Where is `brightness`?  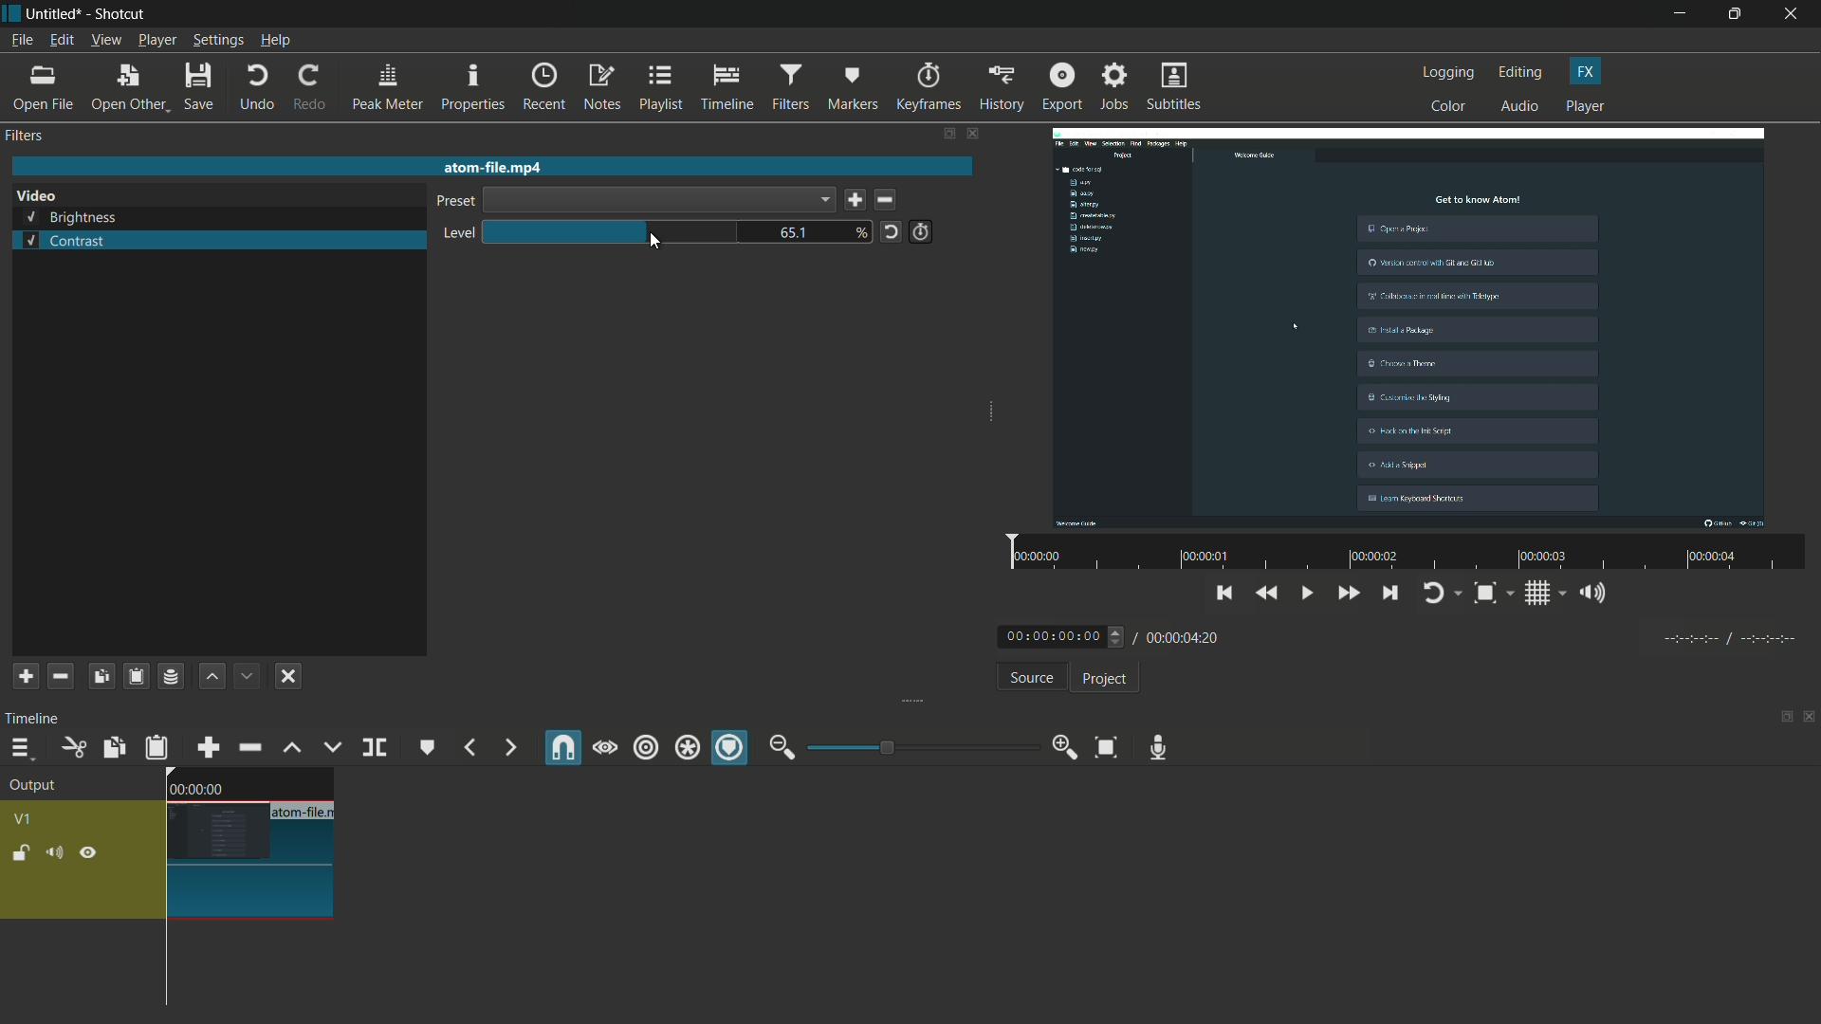 brightness is located at coordinates (72, 218).